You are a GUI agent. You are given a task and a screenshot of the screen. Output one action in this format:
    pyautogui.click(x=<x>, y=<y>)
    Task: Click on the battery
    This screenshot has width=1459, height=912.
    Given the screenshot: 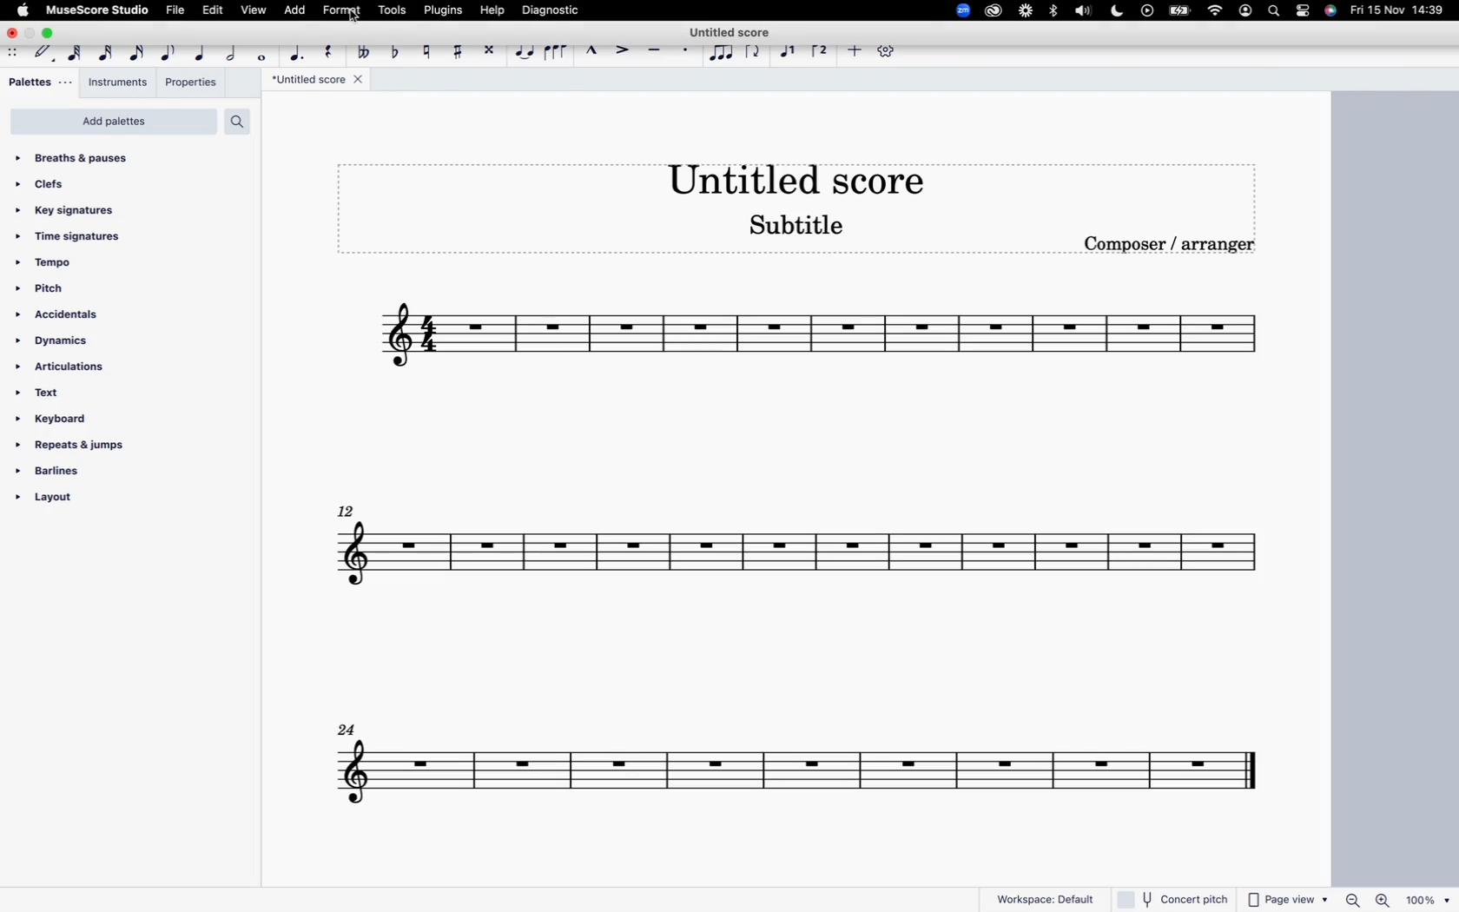 What is the action you would take?
    pyautogui.click(x=1179, y=12)
    